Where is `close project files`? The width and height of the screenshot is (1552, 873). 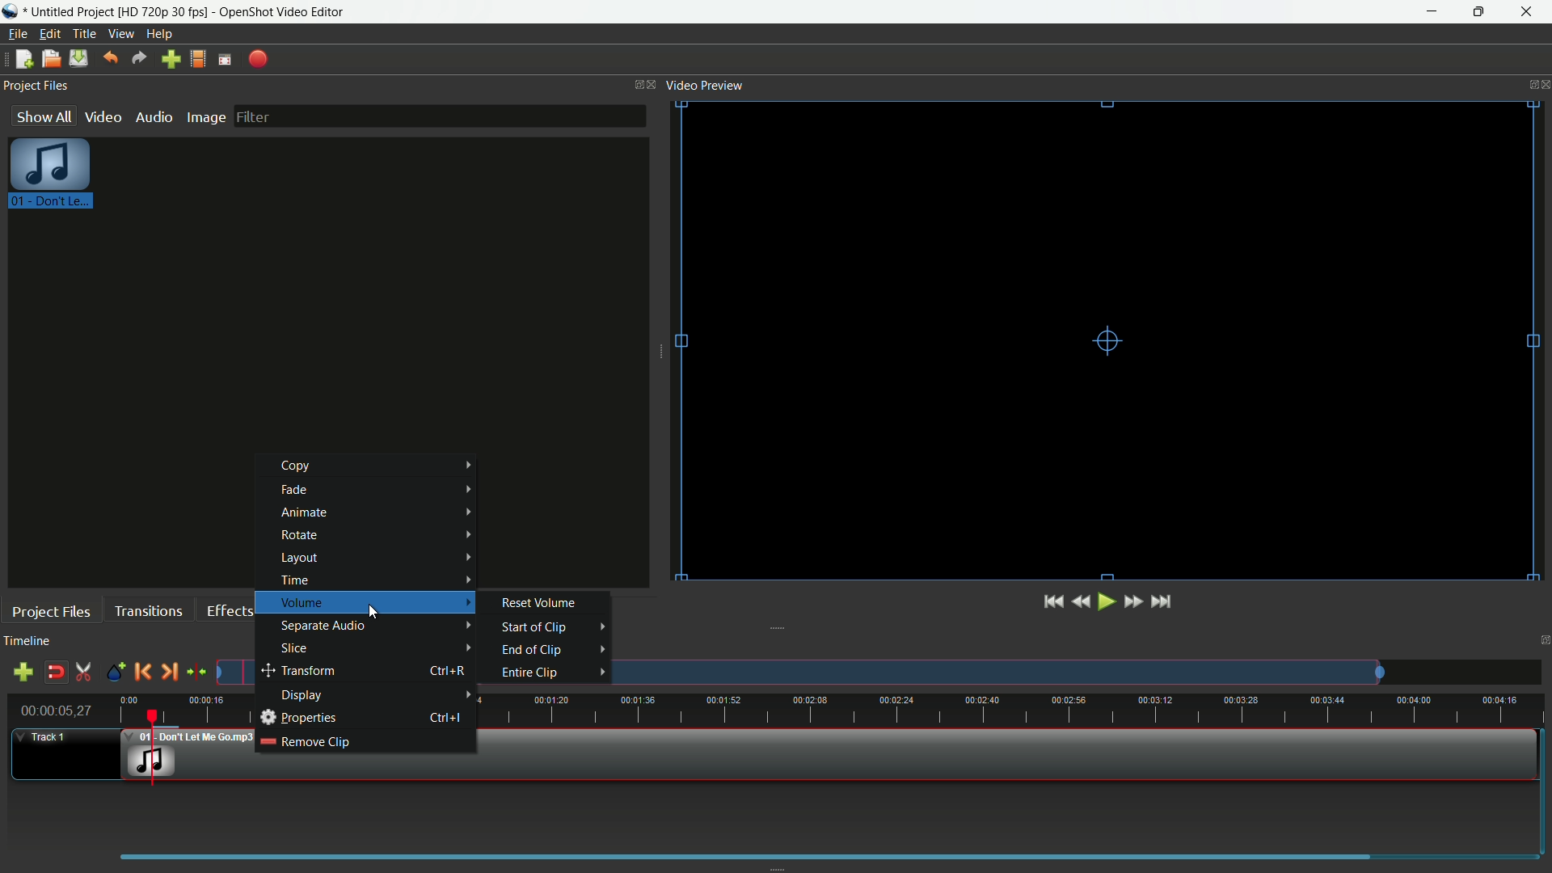 close project files is located at coordinates (653, 83).